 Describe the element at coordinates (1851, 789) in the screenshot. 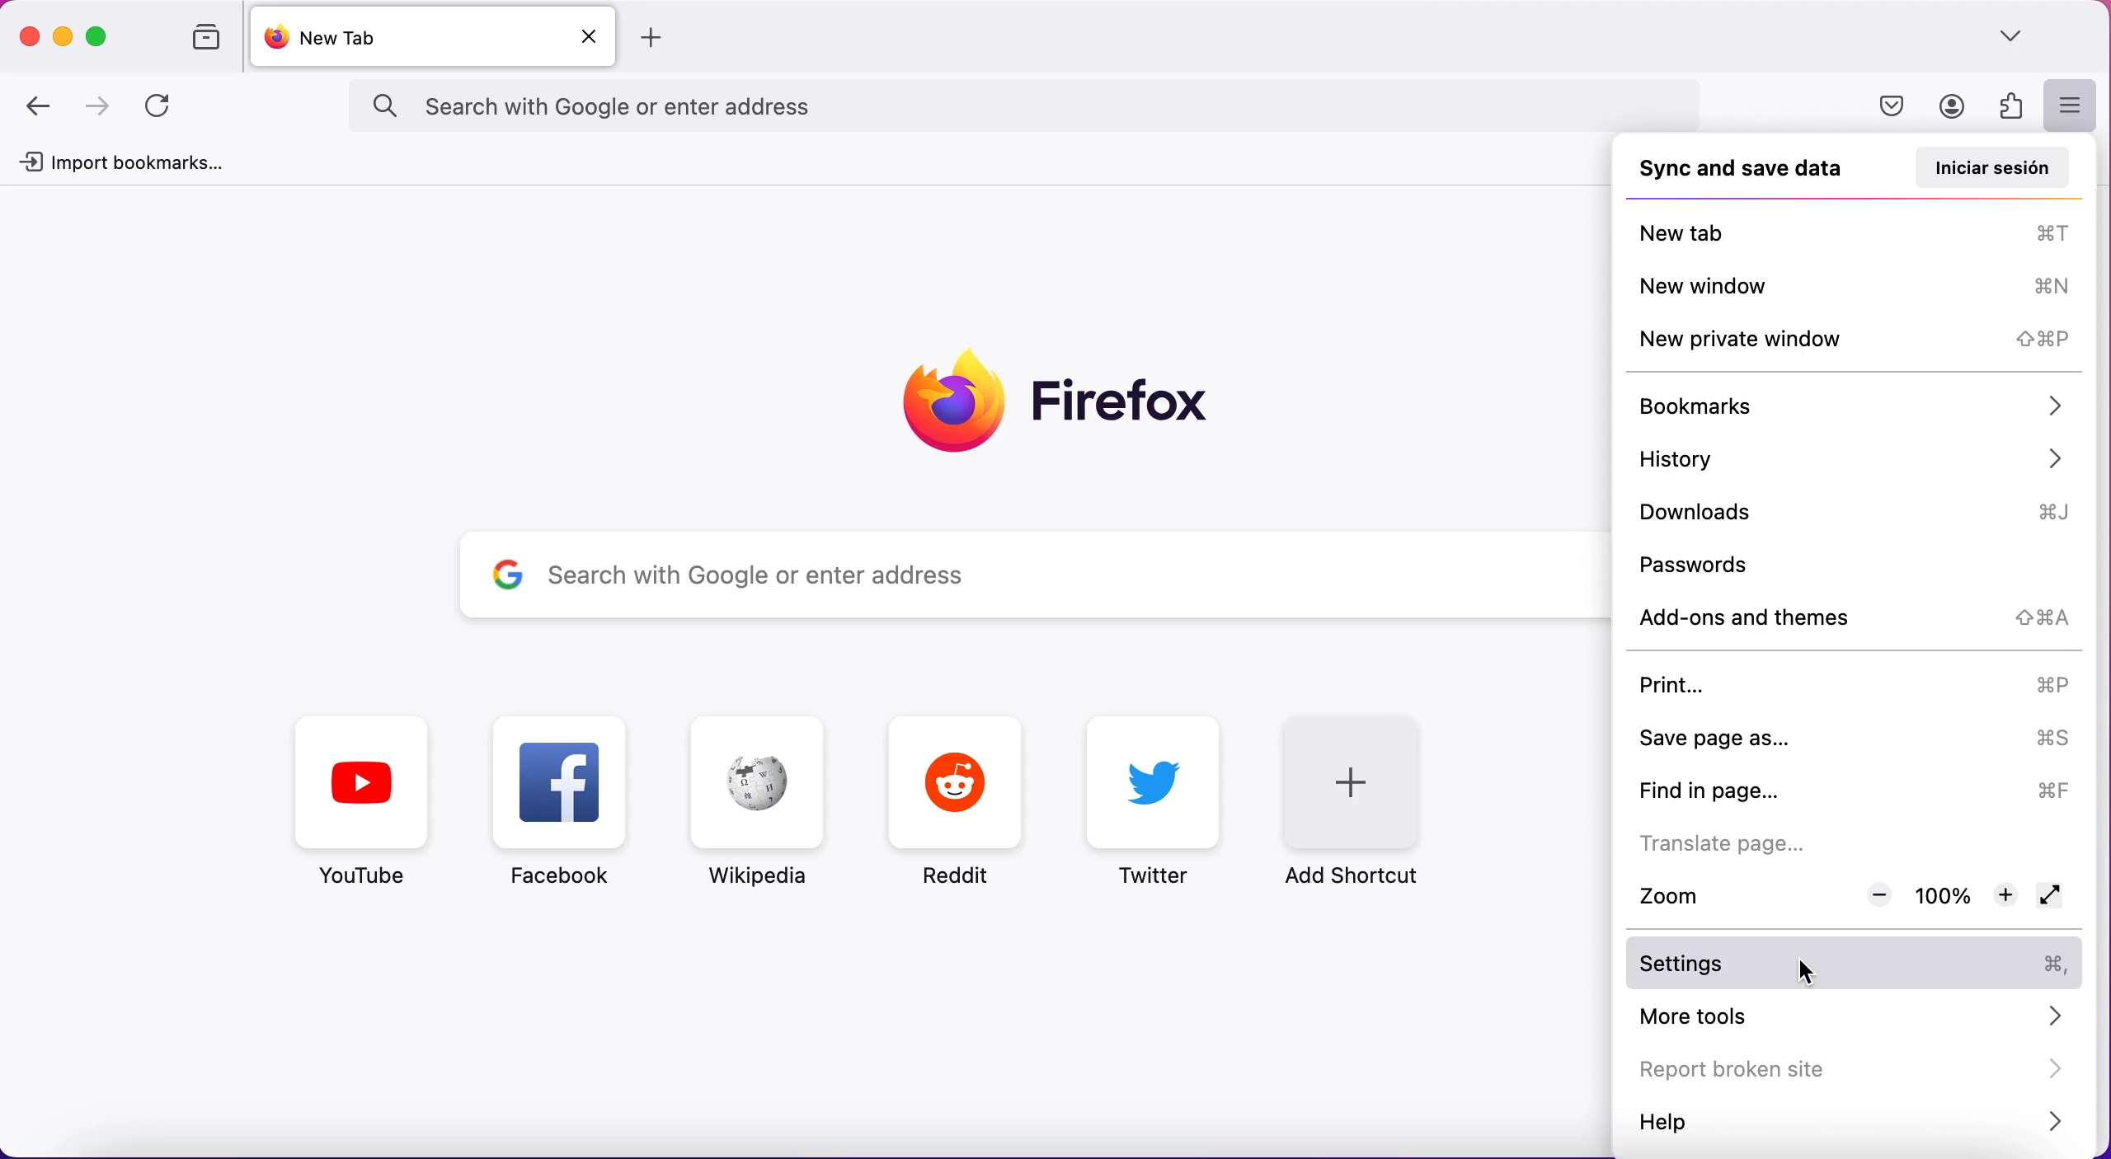

I see `find in page` at that location.